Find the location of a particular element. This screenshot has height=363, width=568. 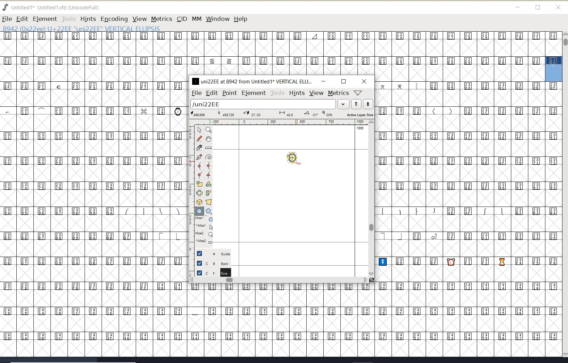

mm is located at coordinates (196, 18).